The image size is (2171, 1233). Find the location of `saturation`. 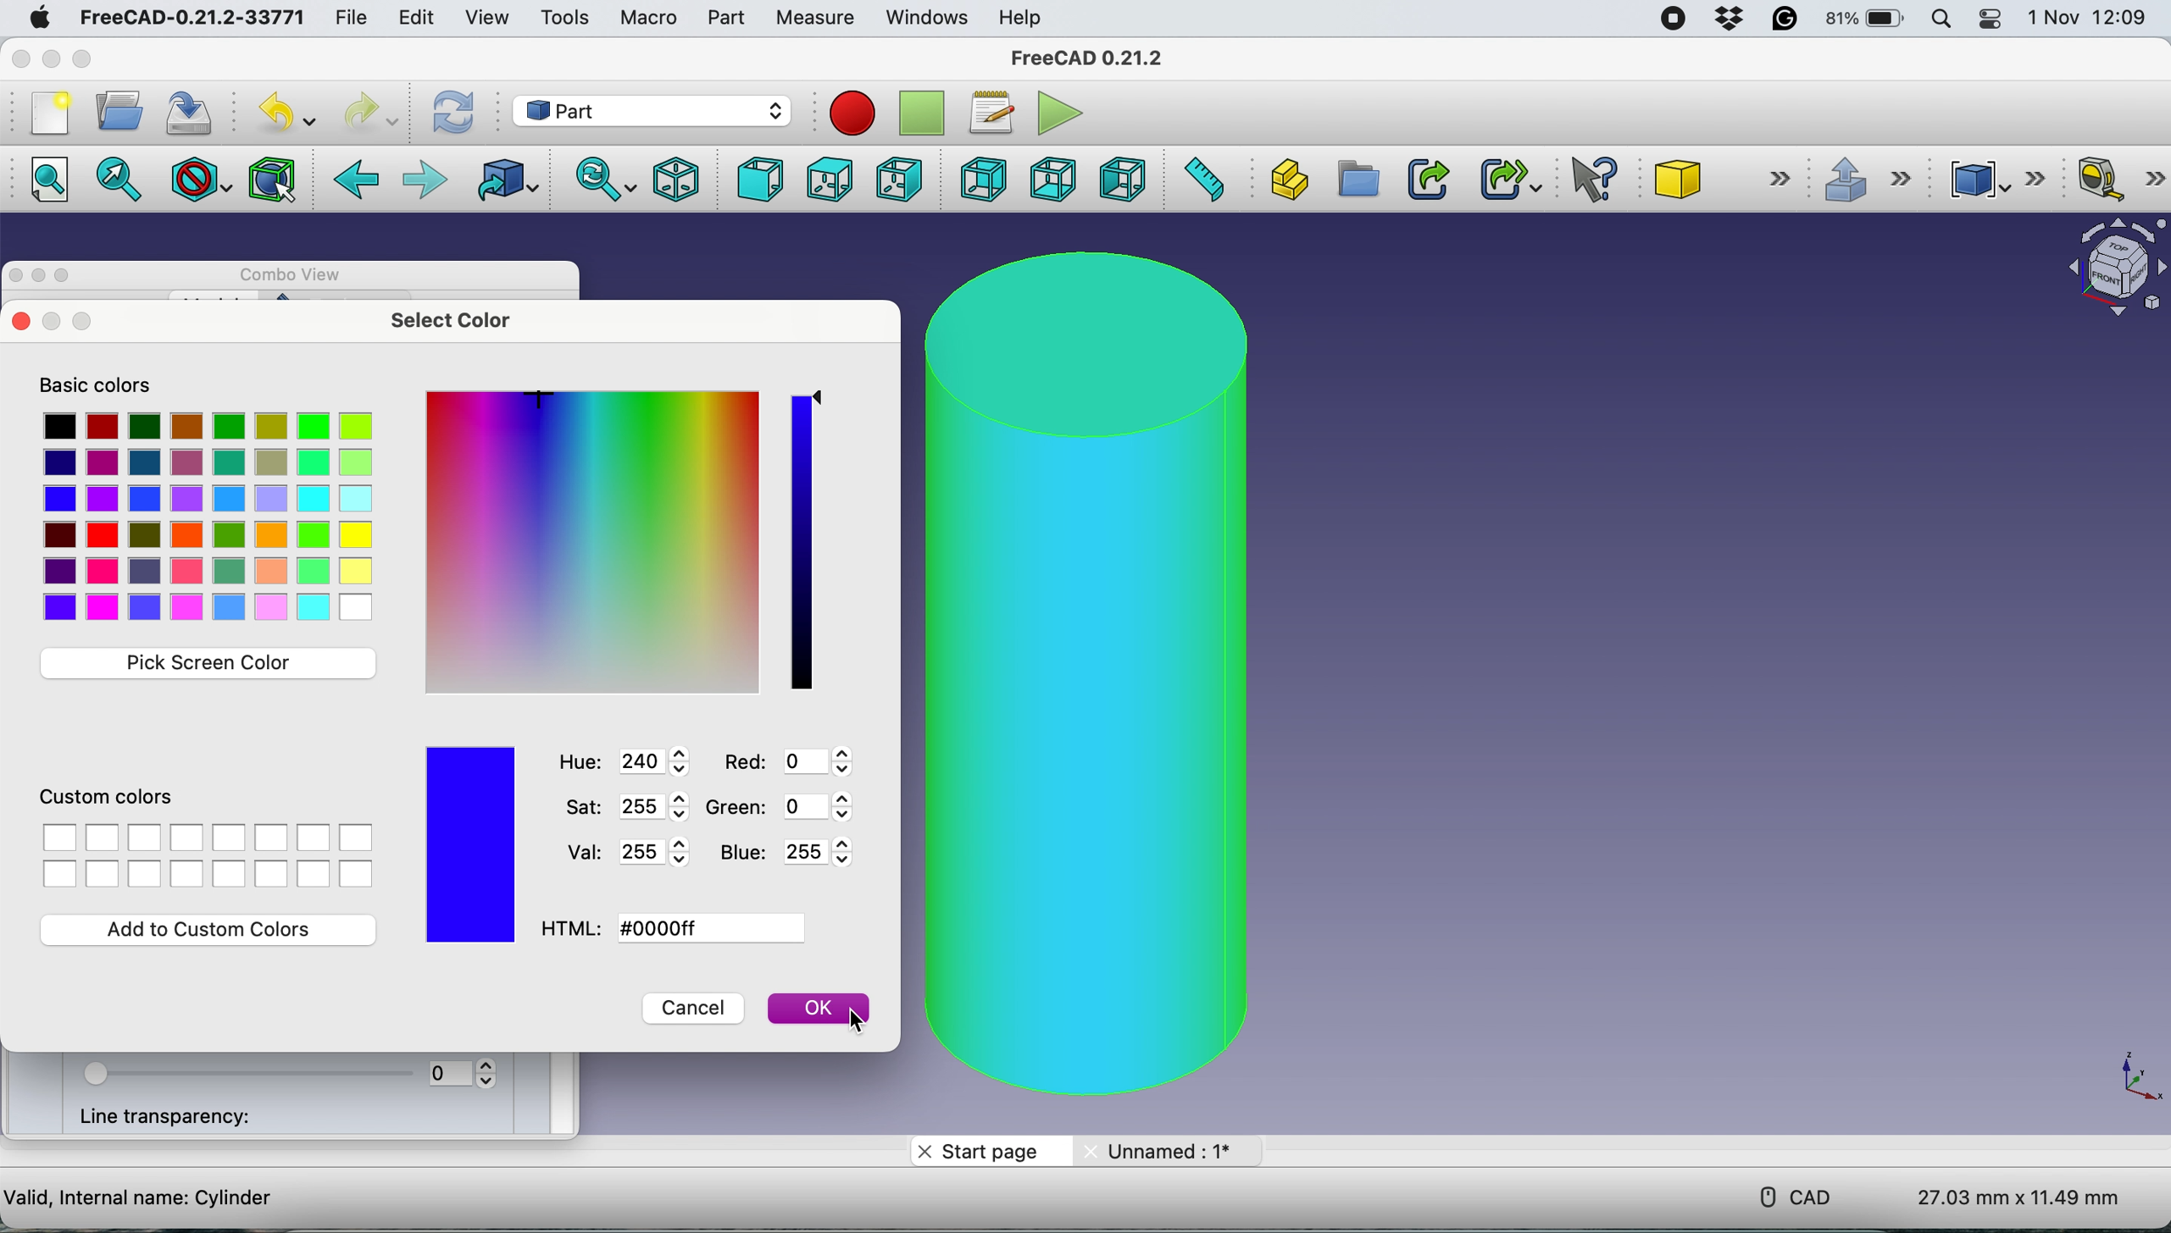

saturation is located at coordinates (620, 805).